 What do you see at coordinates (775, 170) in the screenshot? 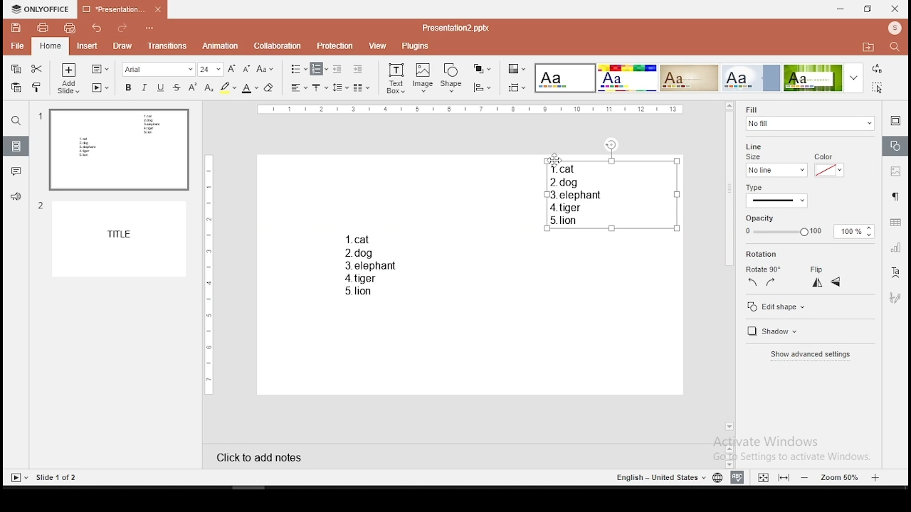
I see `line size` at bounding box center [775, 170].